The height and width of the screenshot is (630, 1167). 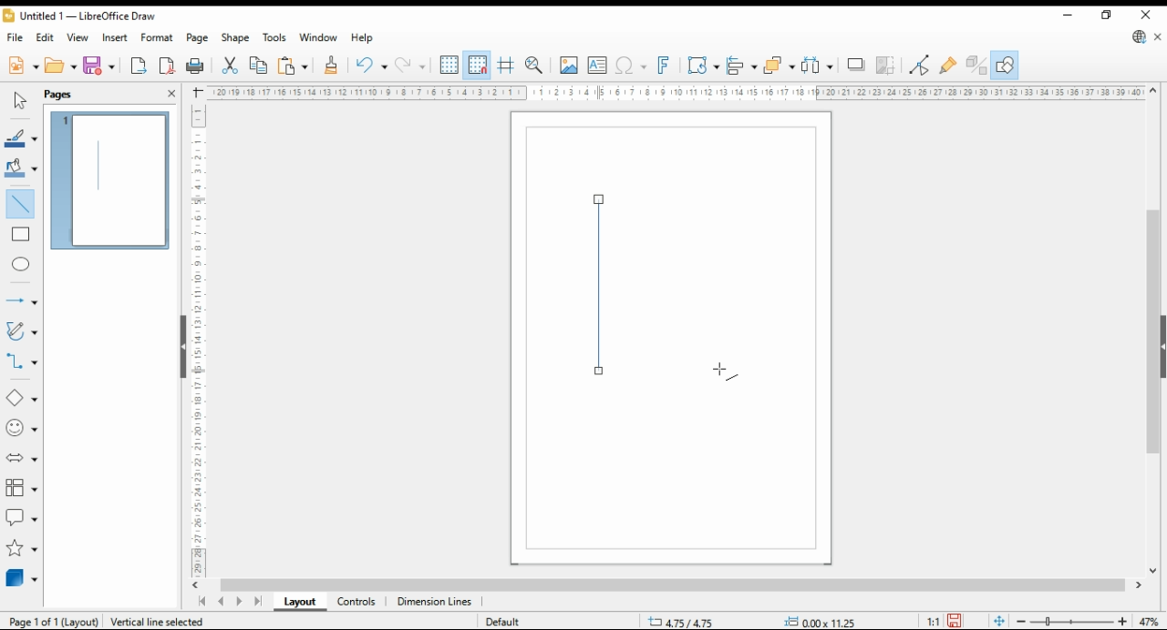 What do you see at coordinates (201, 602) in the screenshot?
I see `first page` at bounding box center [201, 602].